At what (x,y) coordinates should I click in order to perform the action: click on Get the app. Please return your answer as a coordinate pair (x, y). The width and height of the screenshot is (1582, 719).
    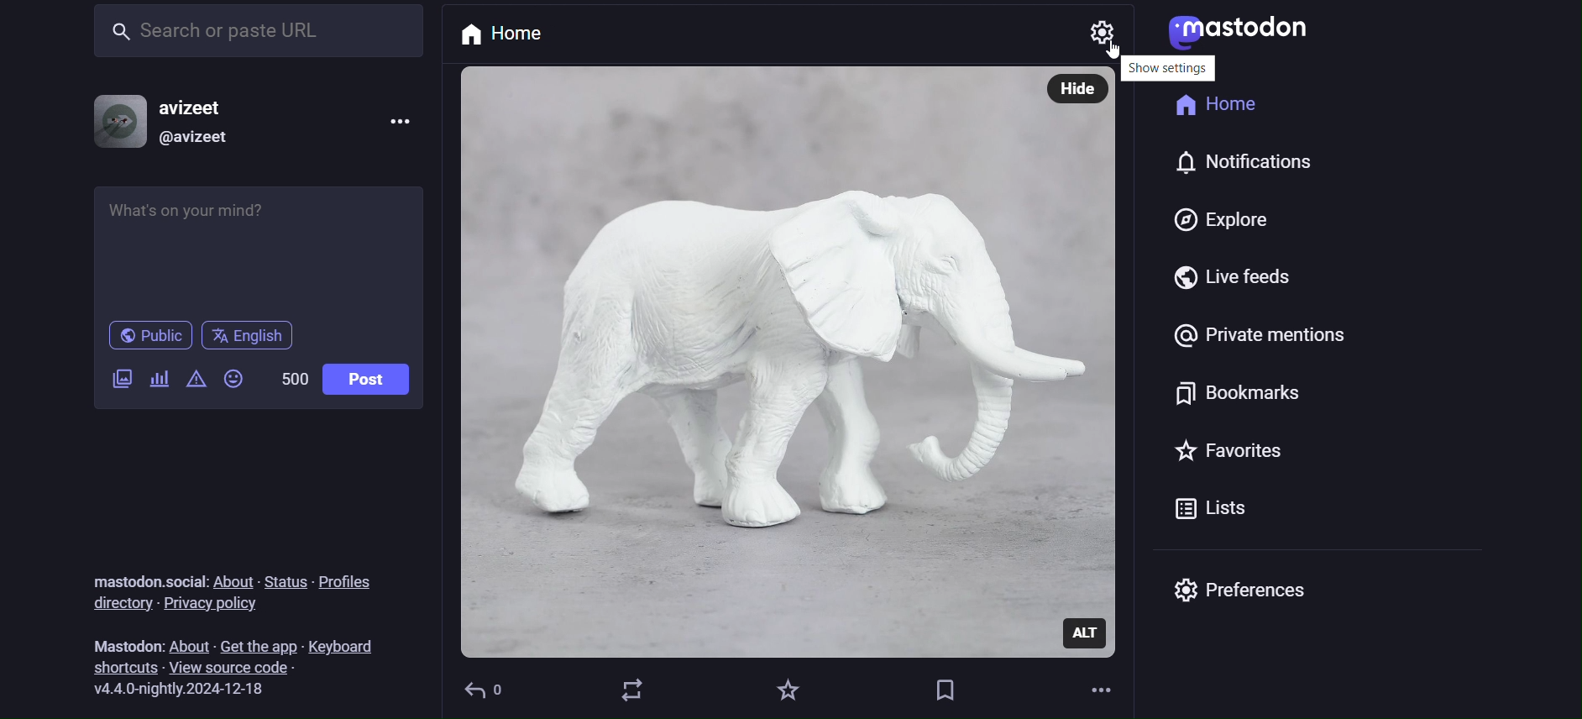
    Looking at the image, I should click on (259, 643).